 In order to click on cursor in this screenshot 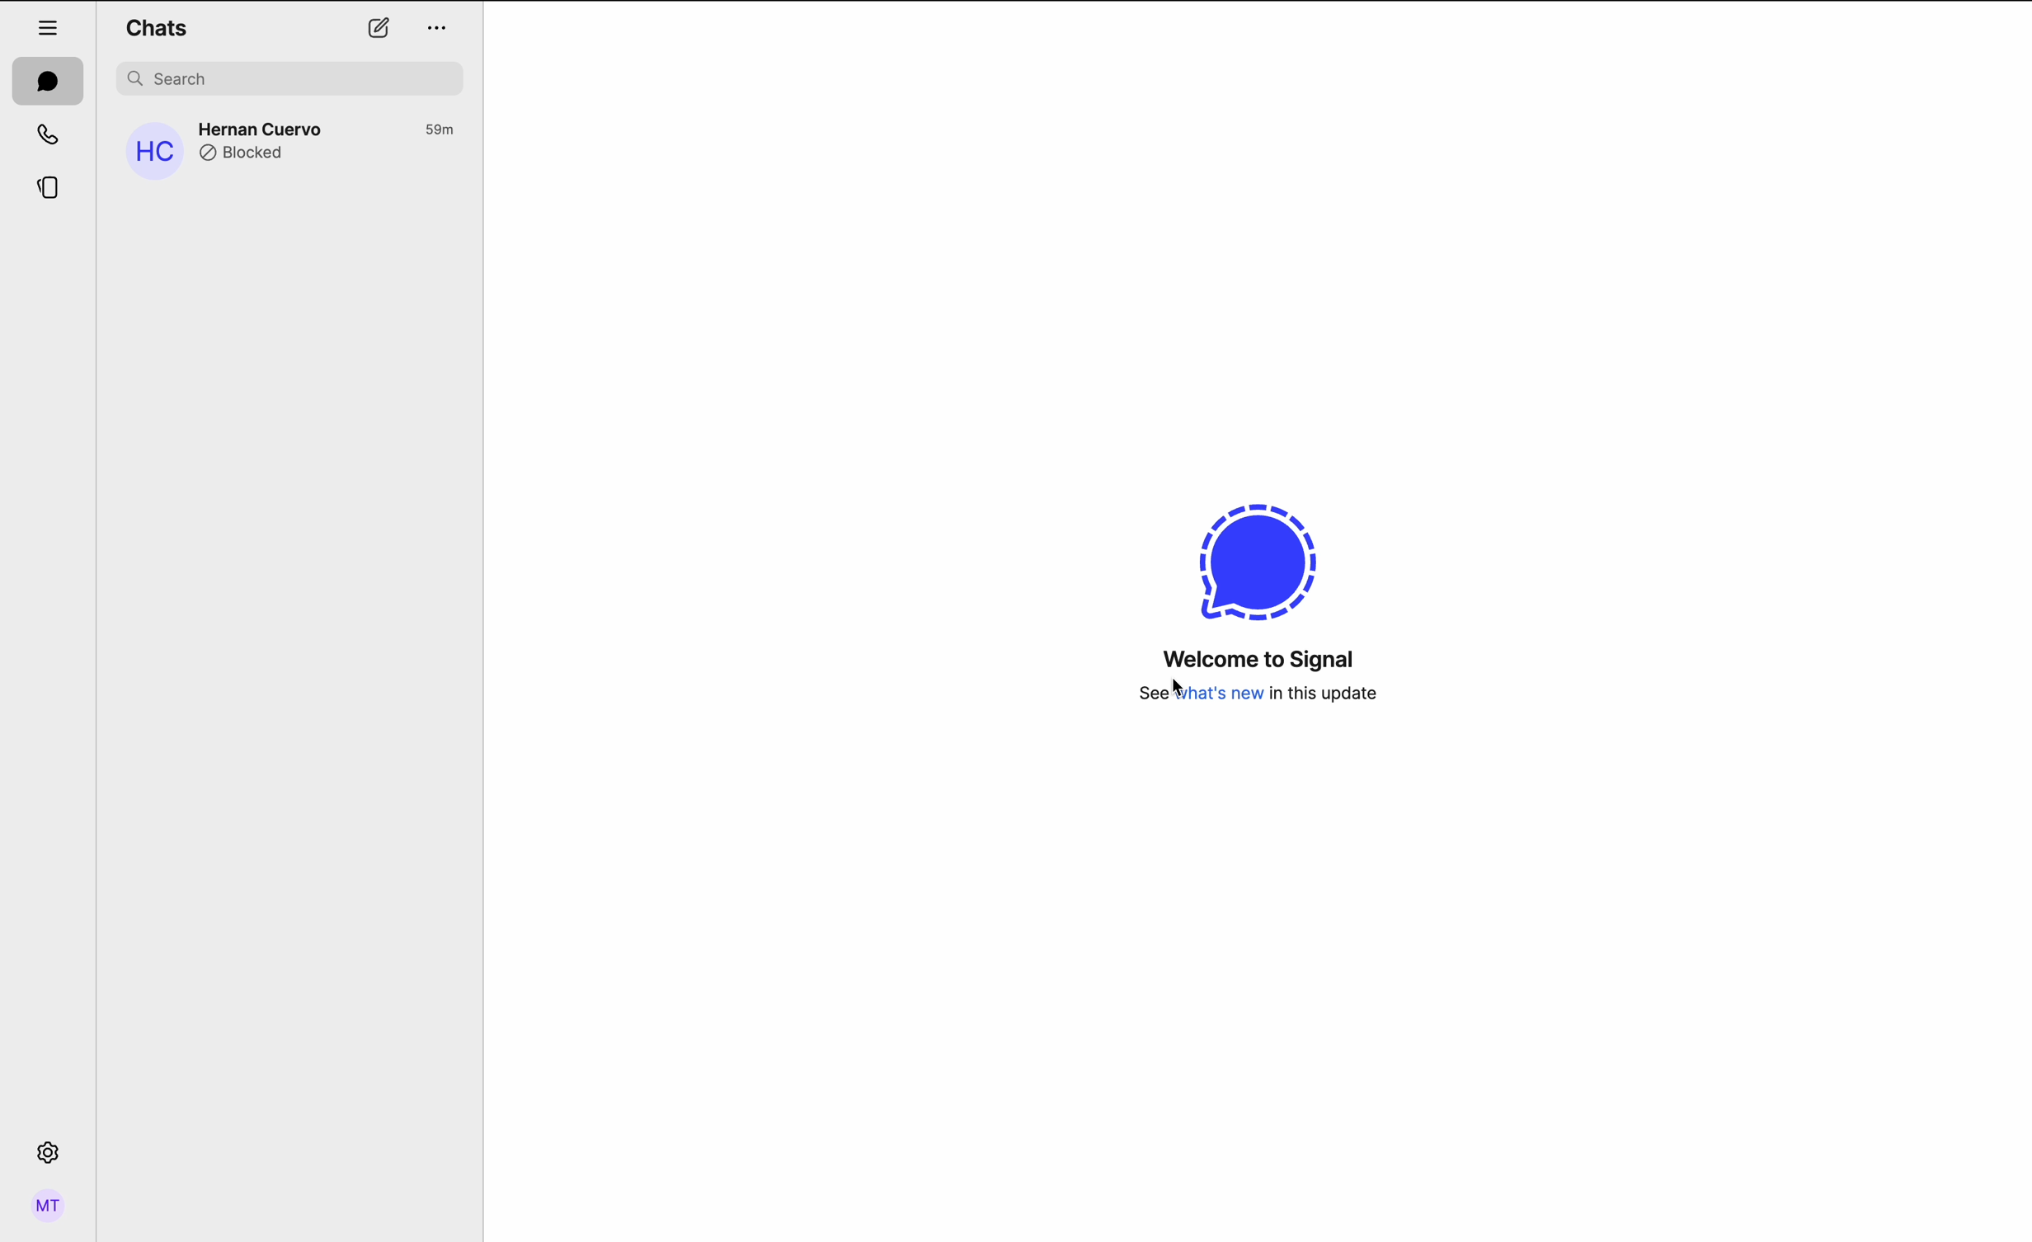, I will do `click(1181, 690)`.